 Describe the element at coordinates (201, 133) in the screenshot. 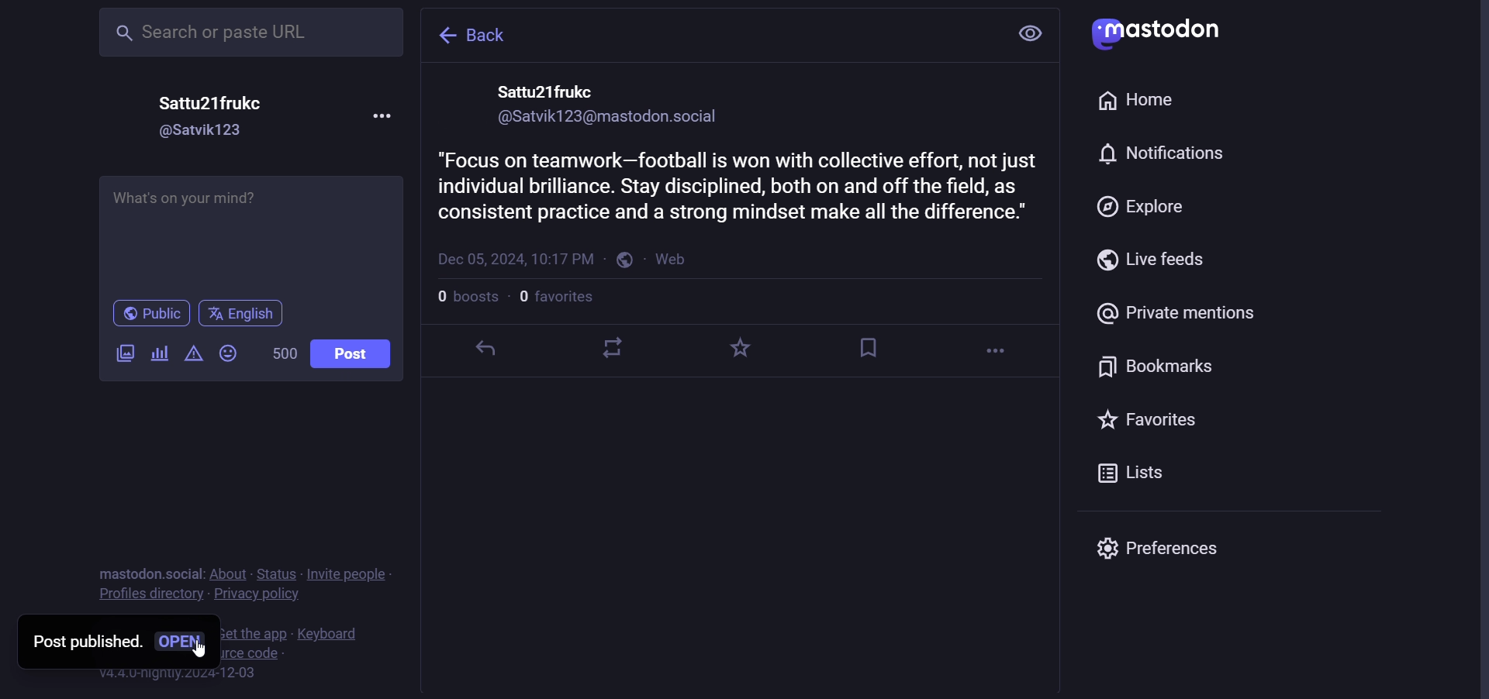

I see `id` at that location.